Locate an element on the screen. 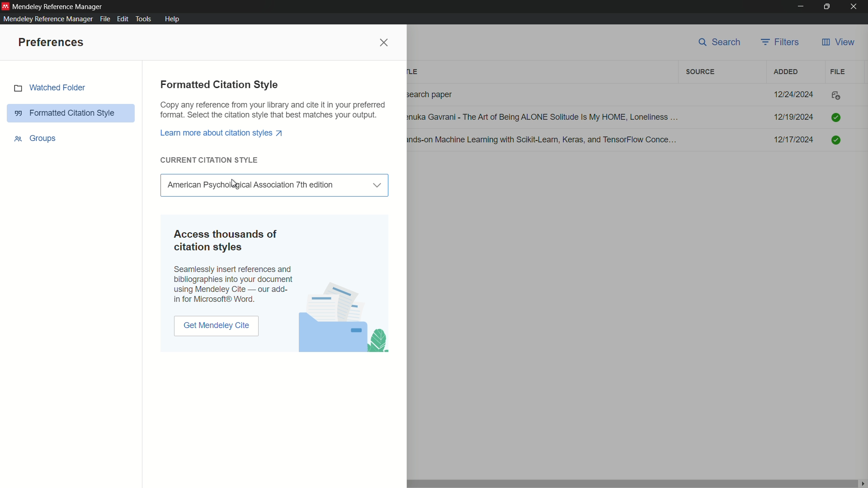 The height and width of the screenshot is (488, 868). image is located at coordinates (345, 316).